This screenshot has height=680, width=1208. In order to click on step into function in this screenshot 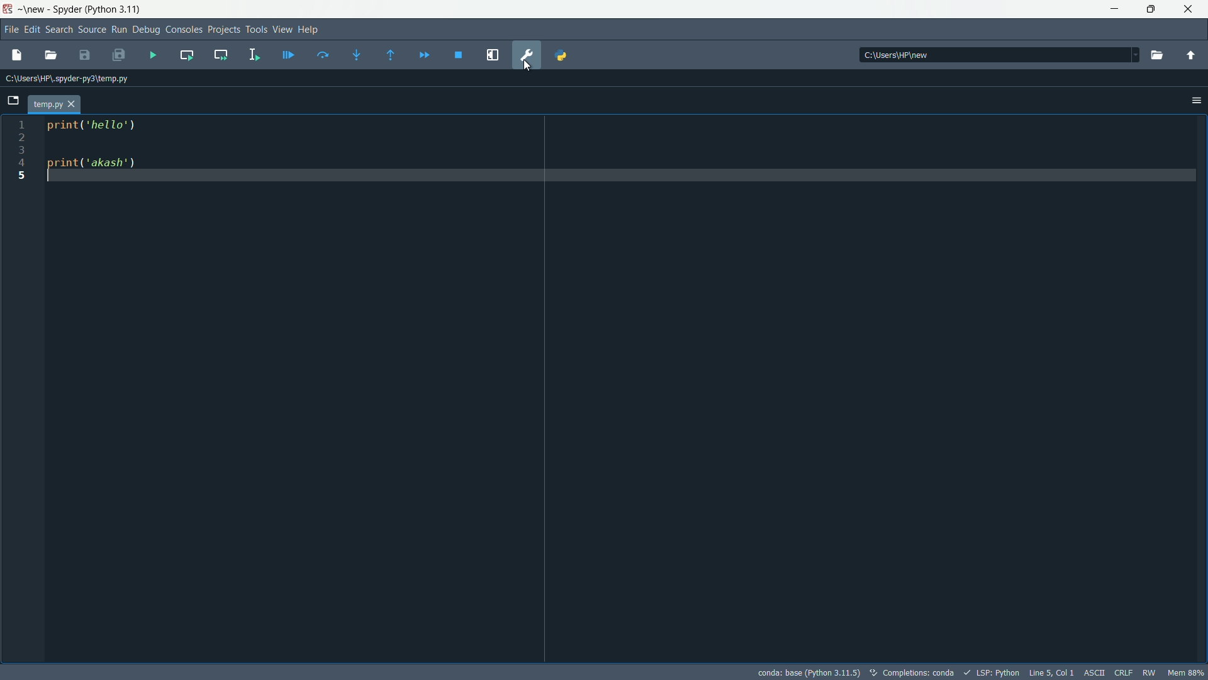, I will do `click(357, 54)`.